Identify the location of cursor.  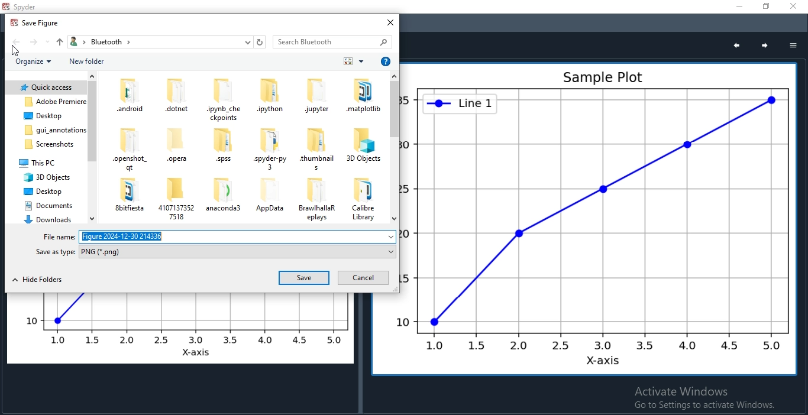
(17, 51).